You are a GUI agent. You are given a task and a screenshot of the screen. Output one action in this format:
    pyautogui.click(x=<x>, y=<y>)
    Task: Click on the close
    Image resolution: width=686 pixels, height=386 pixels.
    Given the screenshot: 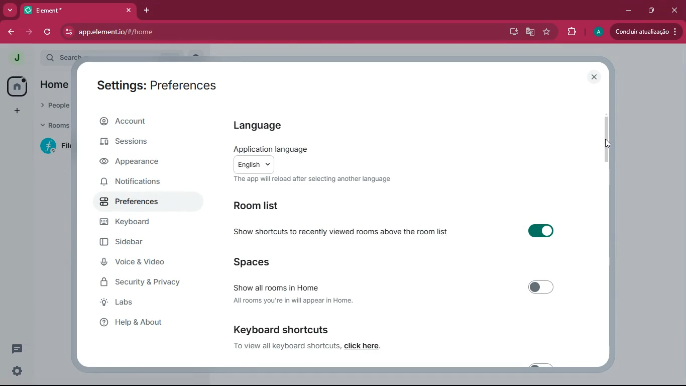 What is the action you would take?
    pyautogui.click(x=594, y=76)
    